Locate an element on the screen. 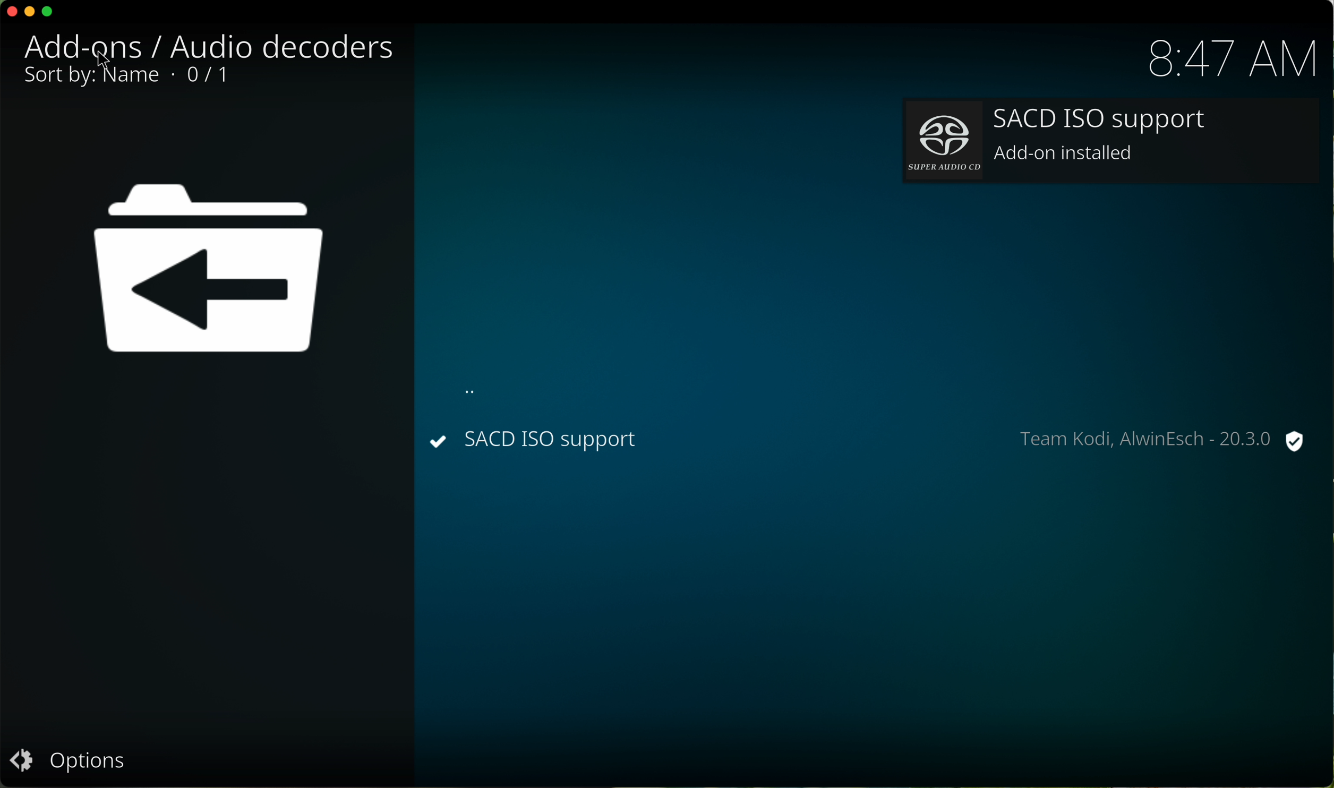 Image resolution: width=1334 pixels, height=788 pixels. options is located at coordinates (78, 757).